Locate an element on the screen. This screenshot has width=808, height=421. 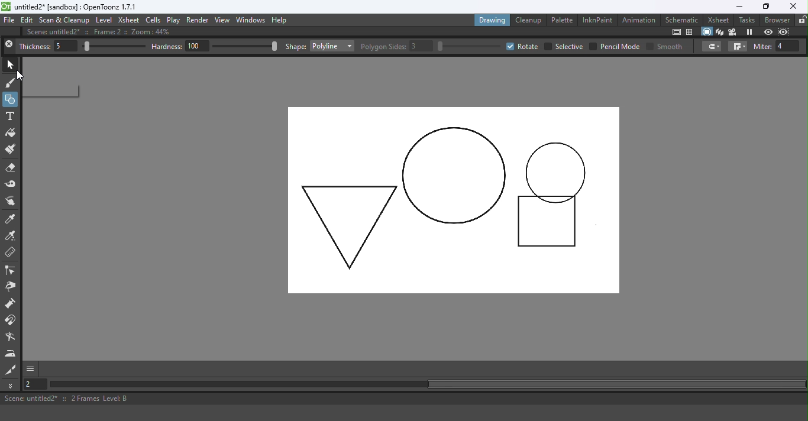
More tools is located at coordinates (12, 386).